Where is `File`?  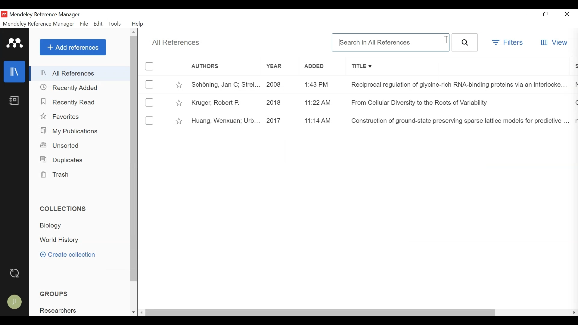 File is located at coordinates (84, 24).